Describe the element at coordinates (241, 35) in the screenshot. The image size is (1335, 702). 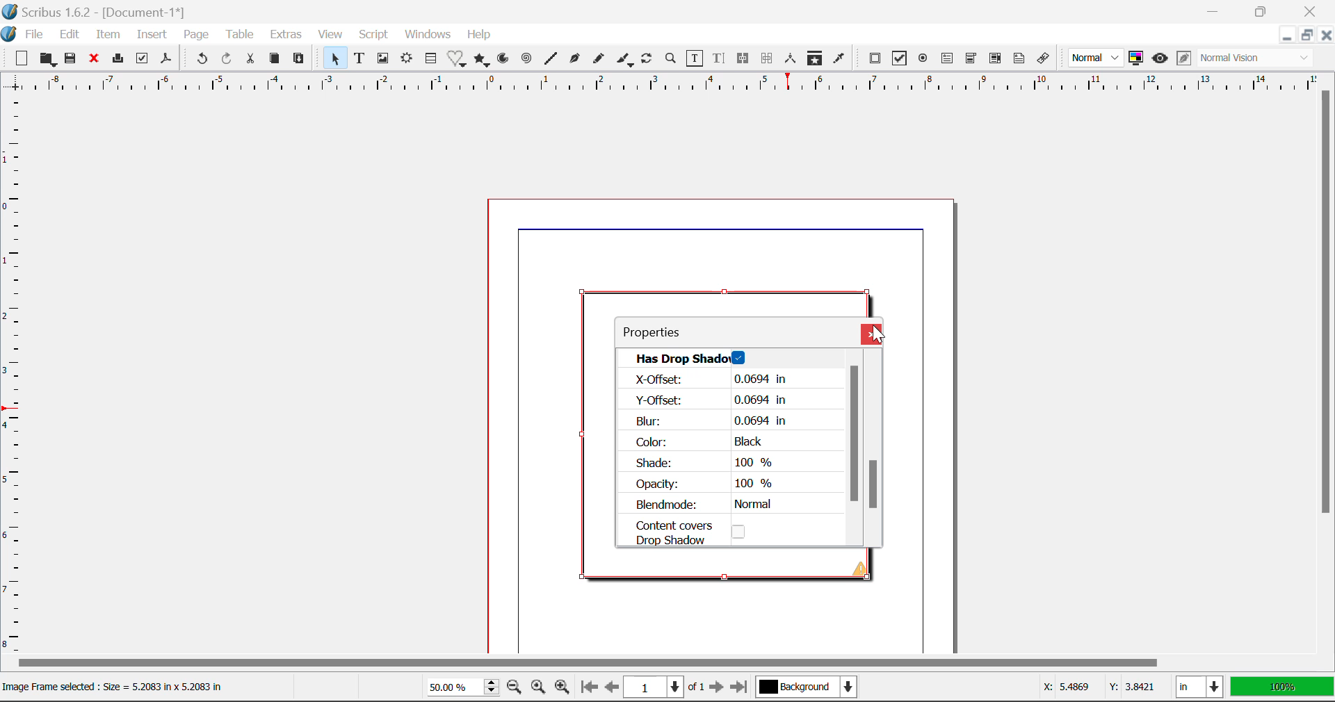
I see `Table` at that location.